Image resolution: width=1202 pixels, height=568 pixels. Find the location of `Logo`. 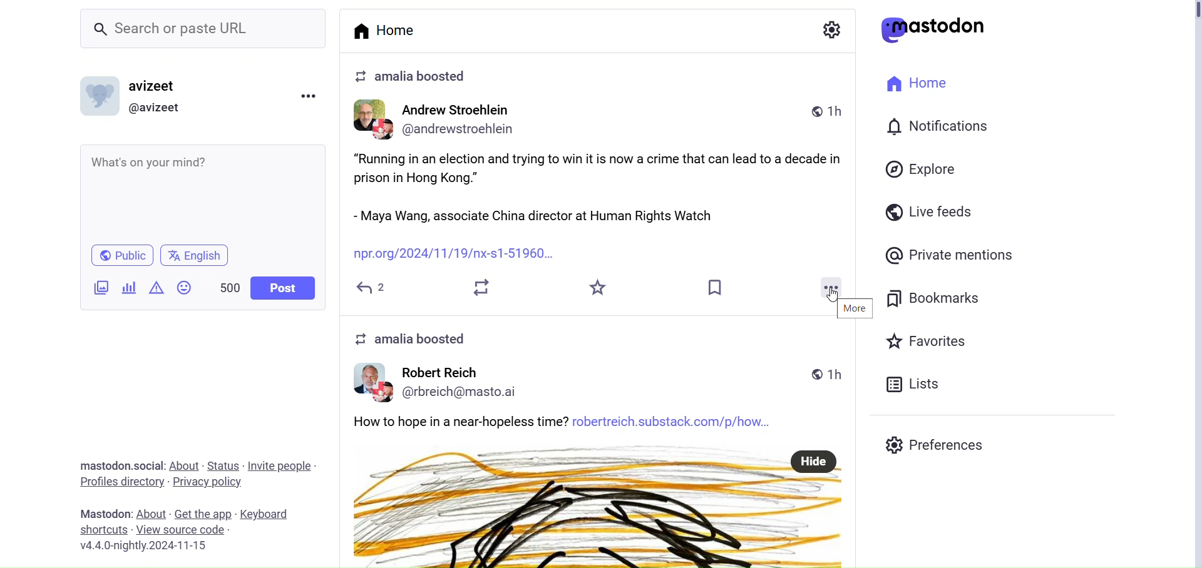

Logo is located at coordinates (935, 29).